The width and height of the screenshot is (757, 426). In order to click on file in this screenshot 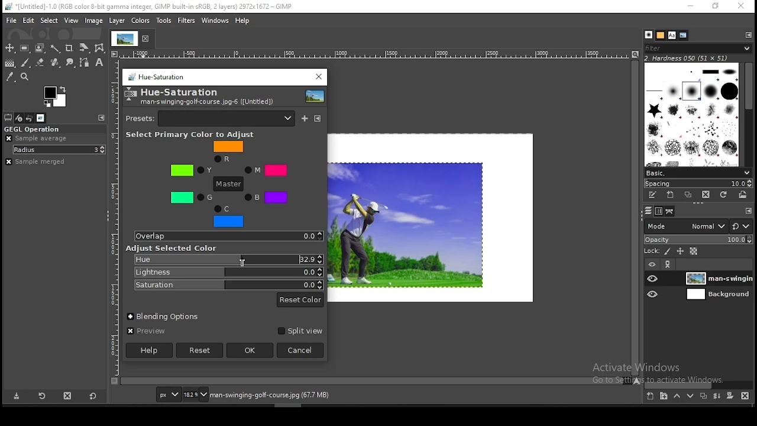, I will do `click(12, 20)`.